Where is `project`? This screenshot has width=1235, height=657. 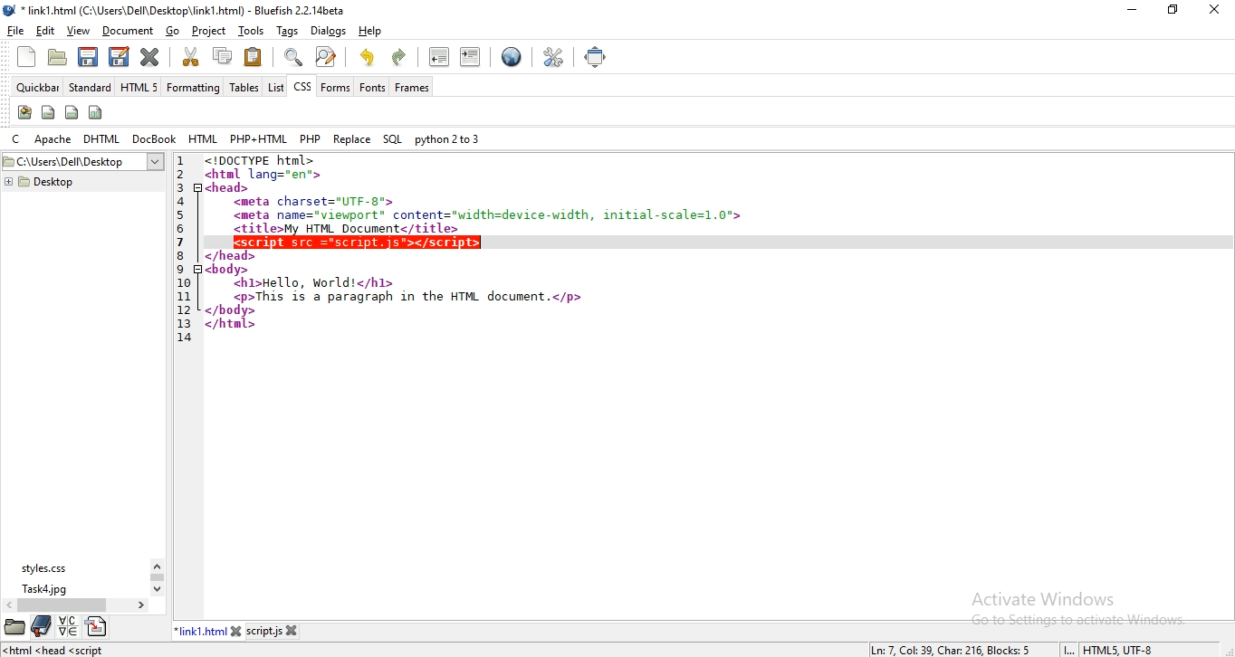 project is located at coordinates (209, 31).